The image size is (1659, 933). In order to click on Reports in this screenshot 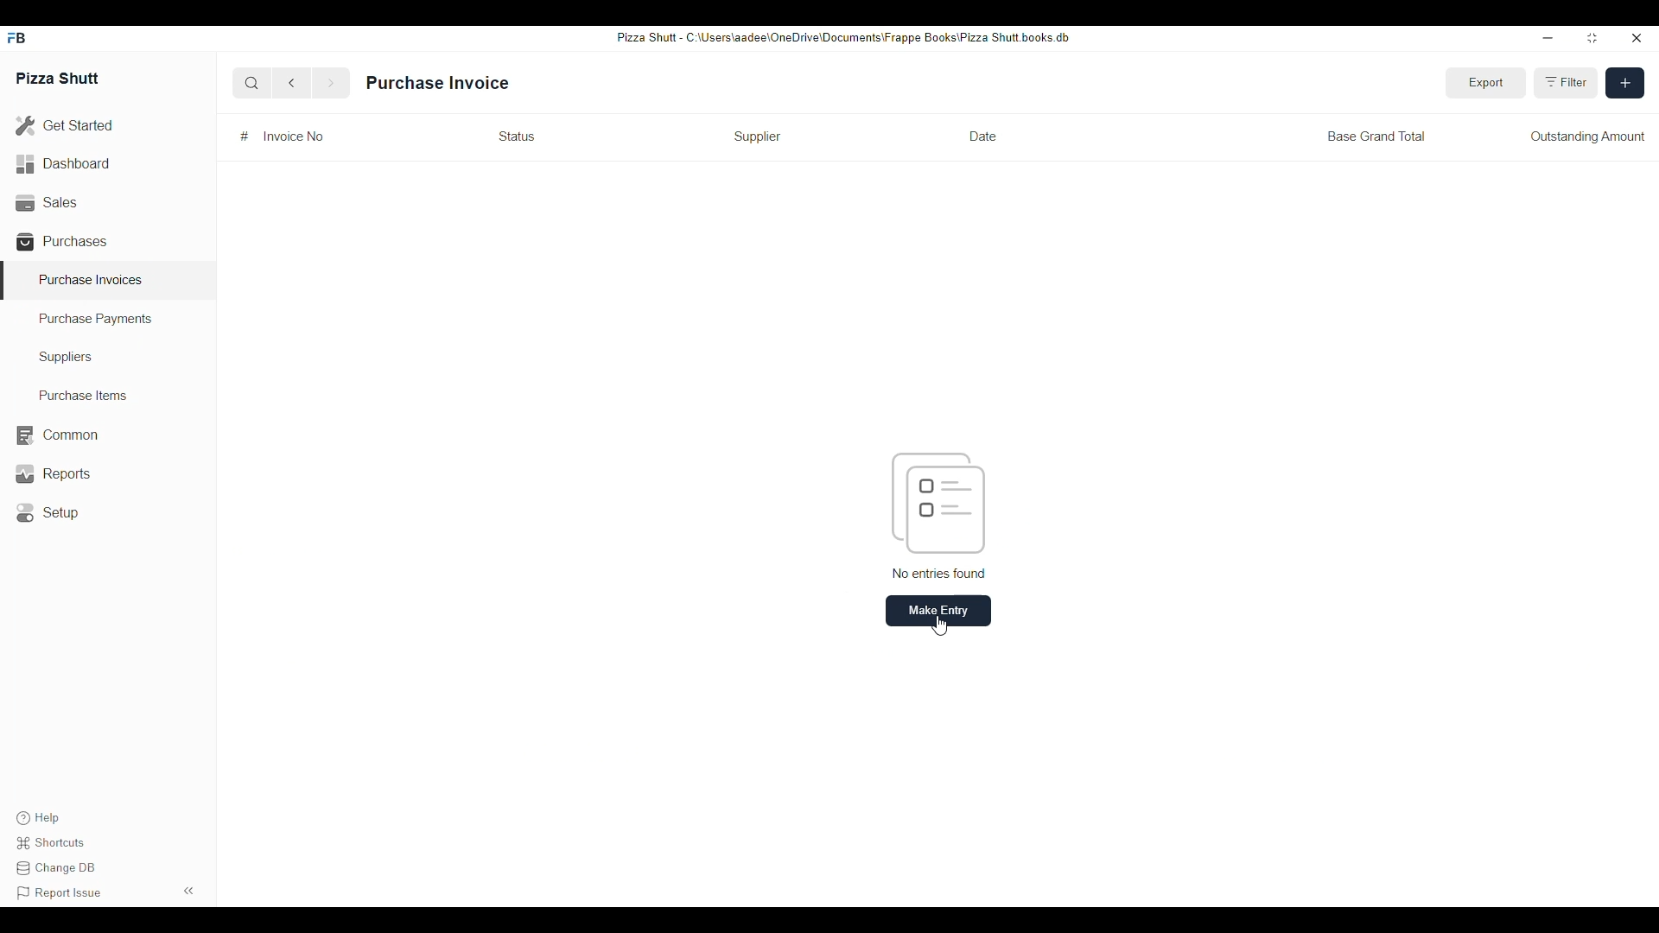, I will do `click(51, 473)`.